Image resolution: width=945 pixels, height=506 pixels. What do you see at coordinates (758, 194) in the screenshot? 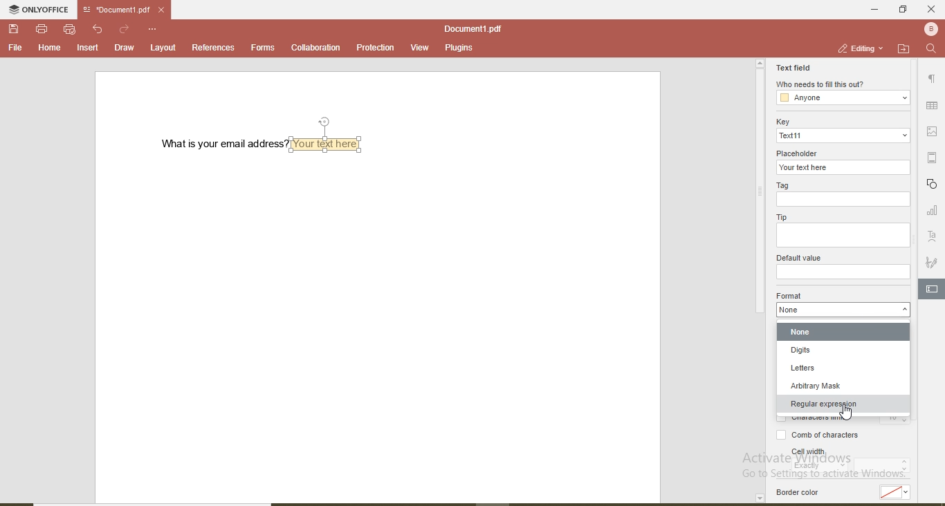
I see `vertical scroll bar` at bounding box center [758, 194].